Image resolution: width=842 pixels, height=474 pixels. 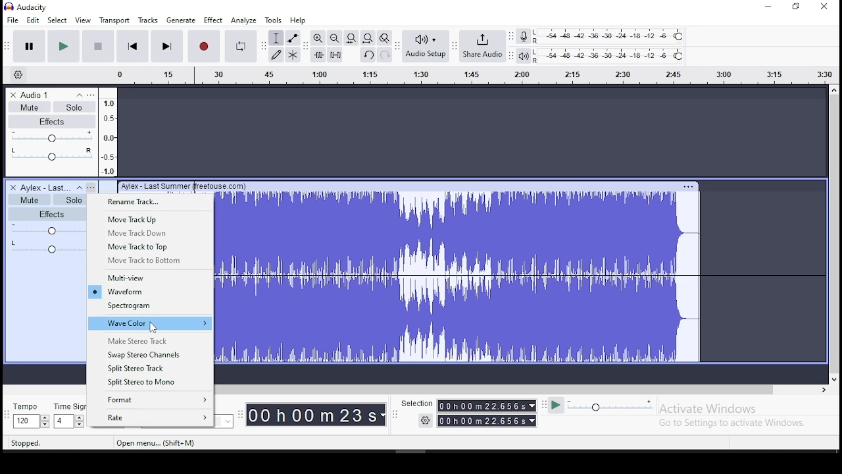 I want to click on split stereo to mono, so click(x=150, y=382).